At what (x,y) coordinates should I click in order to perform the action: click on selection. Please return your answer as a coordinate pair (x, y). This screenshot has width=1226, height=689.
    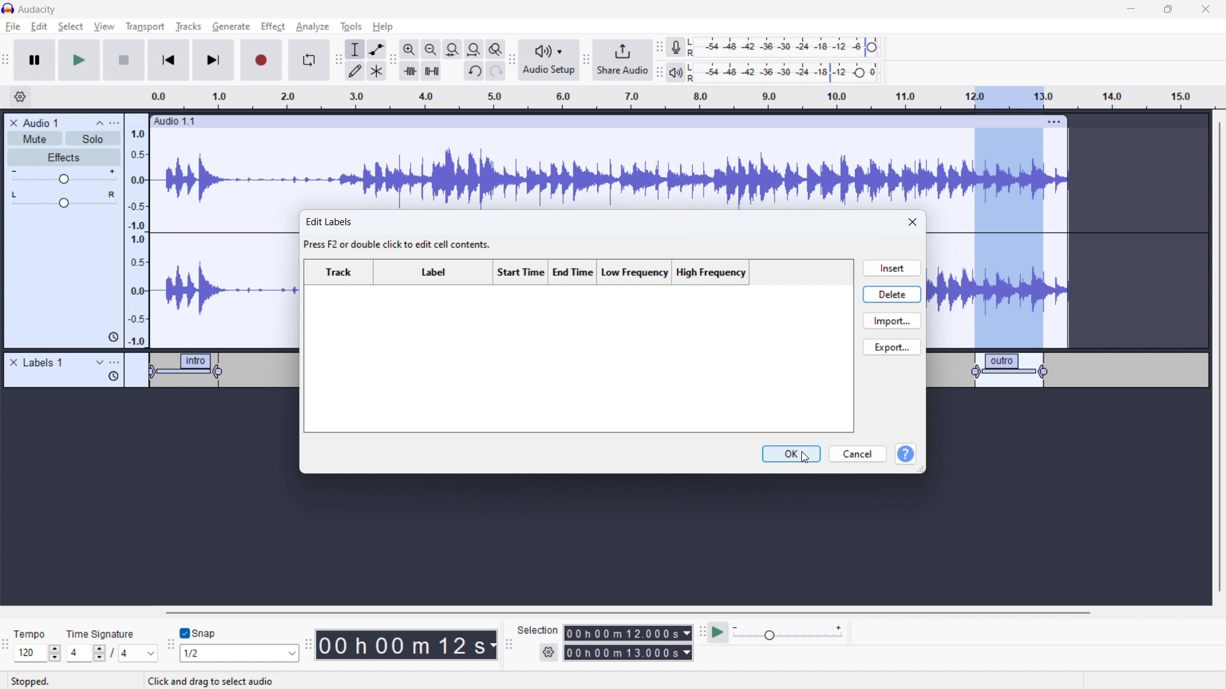
    Looking at the image, I should click on (538, 630).